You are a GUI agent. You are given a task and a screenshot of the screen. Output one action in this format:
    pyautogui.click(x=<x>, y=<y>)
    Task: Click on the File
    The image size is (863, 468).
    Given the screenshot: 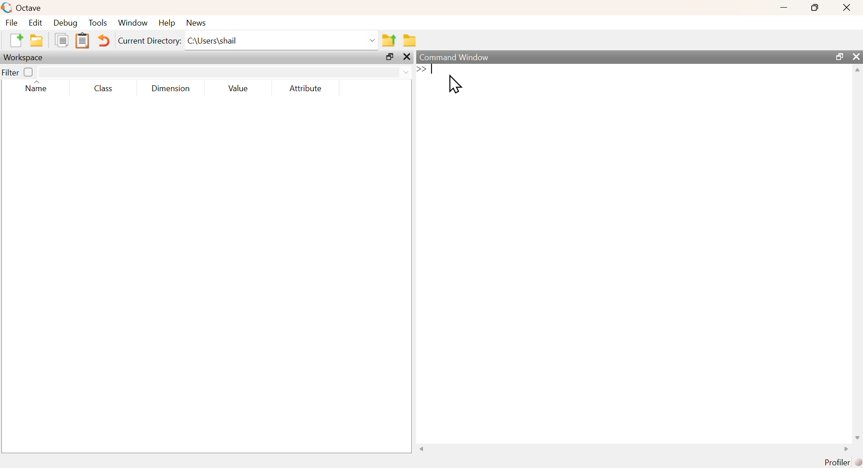 What is the action you would take?
    pyautogui.click(x=11, y=22)
    